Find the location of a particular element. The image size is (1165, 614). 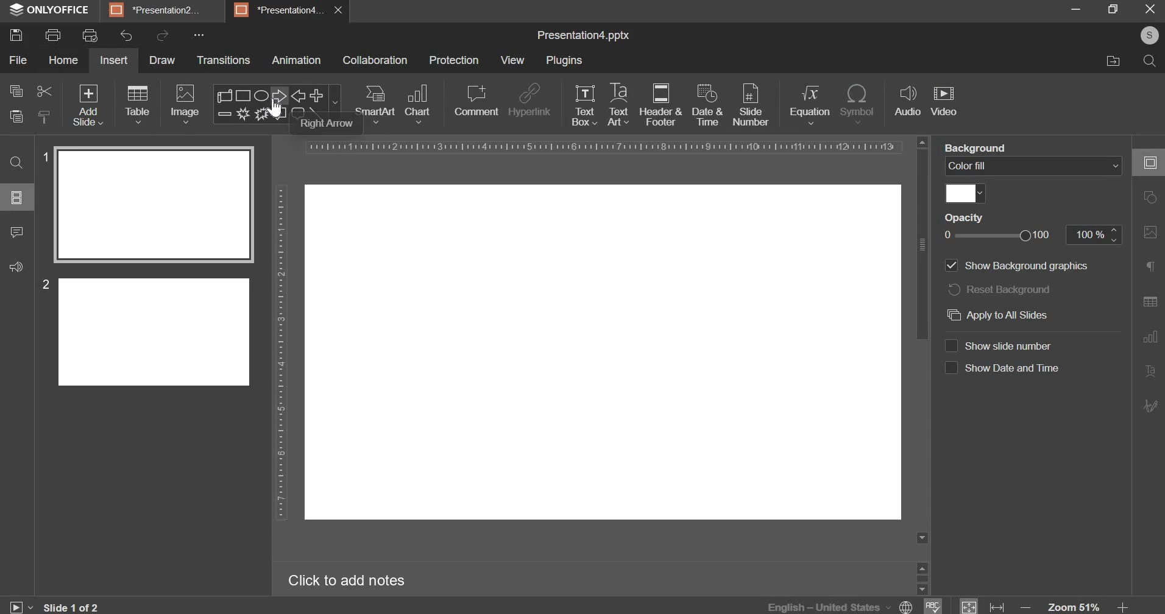

slide 2 is located at coordinates (144, 331).